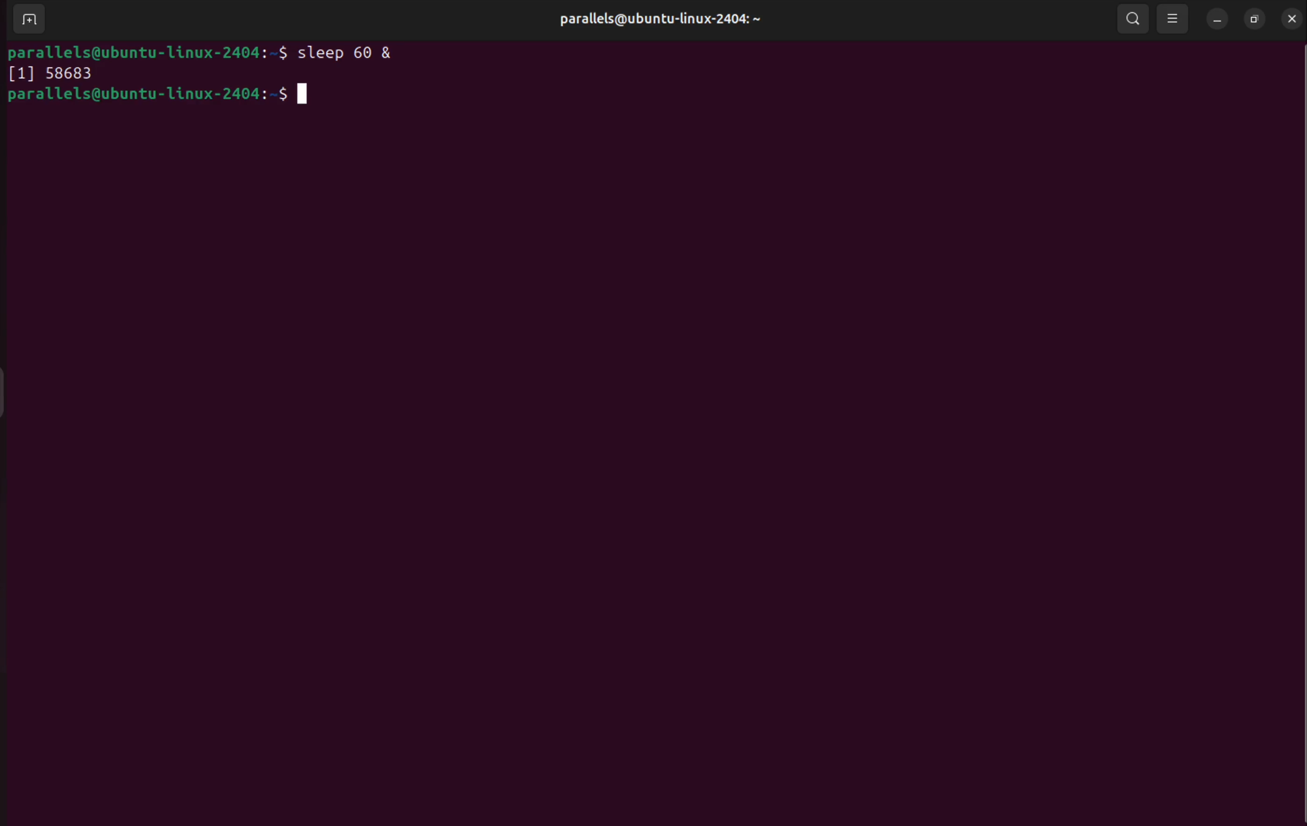  What do you see at coordinates (1290, 17) in the screenshot?
I see `close` at bounding box center [1290, 17].